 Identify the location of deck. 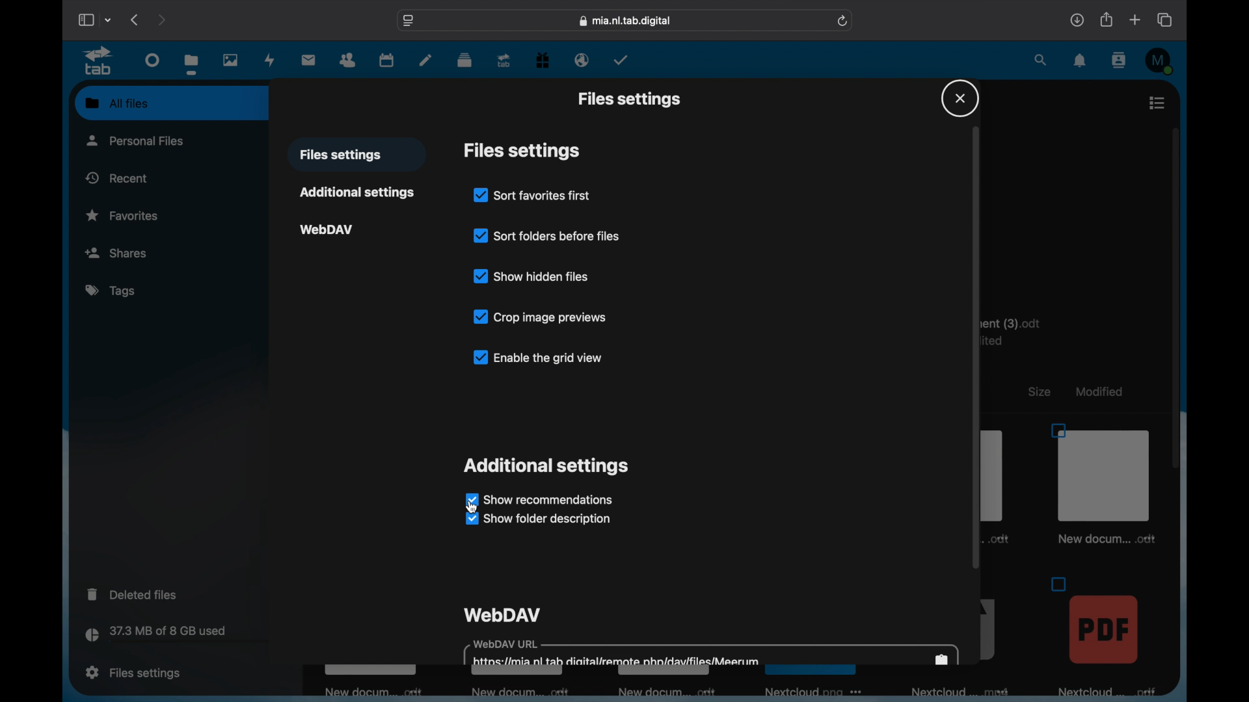
(464, 60).